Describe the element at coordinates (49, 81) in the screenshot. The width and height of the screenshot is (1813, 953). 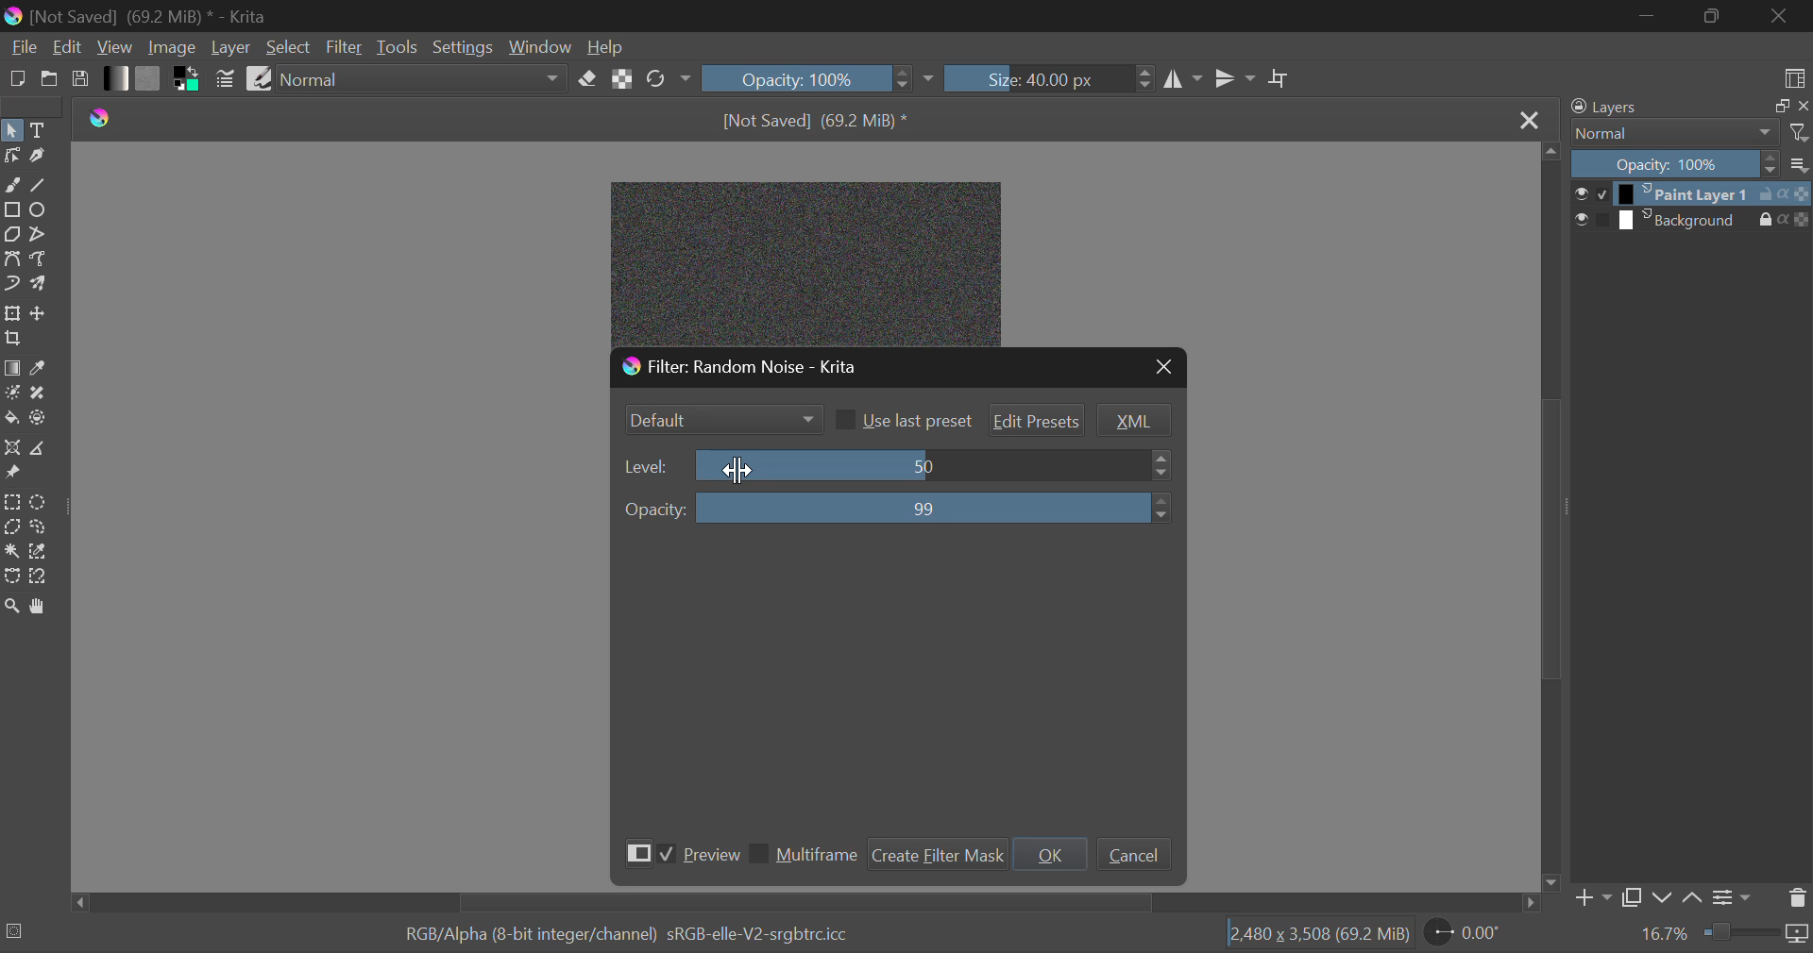
I see `Open` at that location.